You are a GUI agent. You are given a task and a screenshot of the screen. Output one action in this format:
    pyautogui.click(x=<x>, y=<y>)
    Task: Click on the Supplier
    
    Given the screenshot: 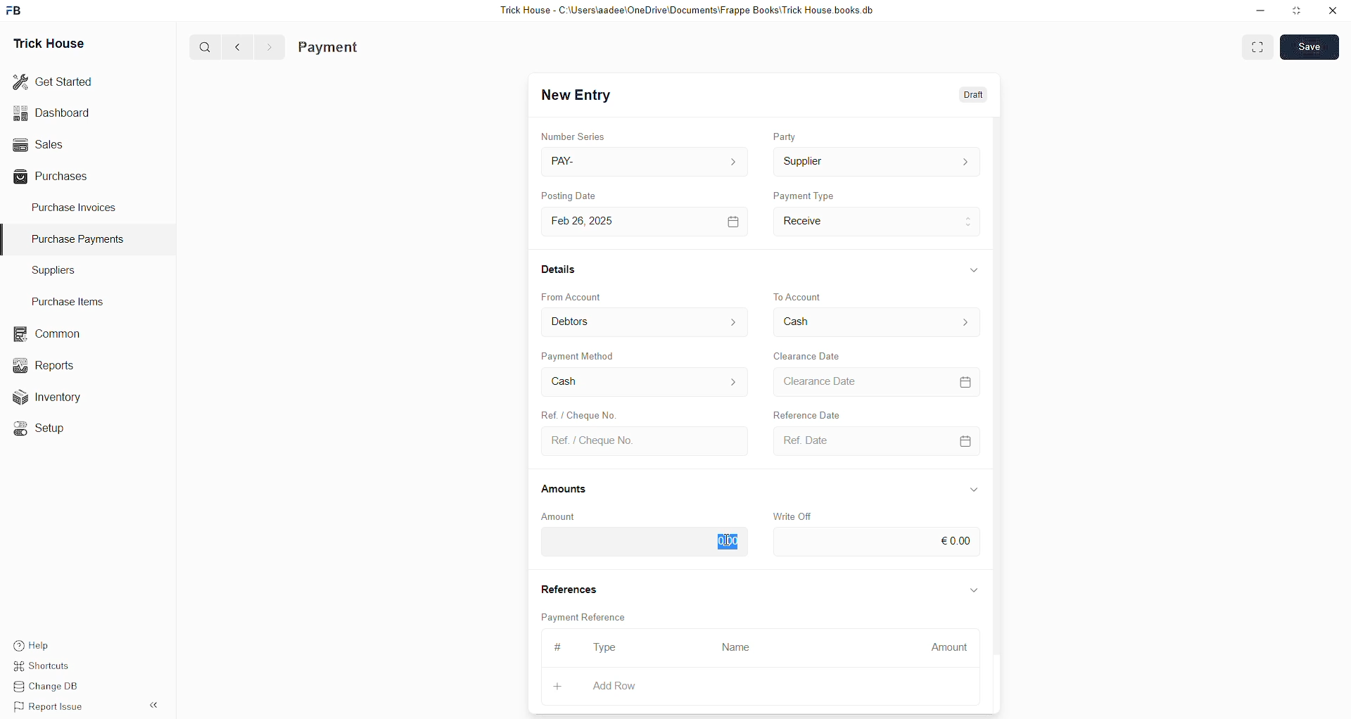 What is the action you would take?
    pyautogui.click(x=876, y=163)
    